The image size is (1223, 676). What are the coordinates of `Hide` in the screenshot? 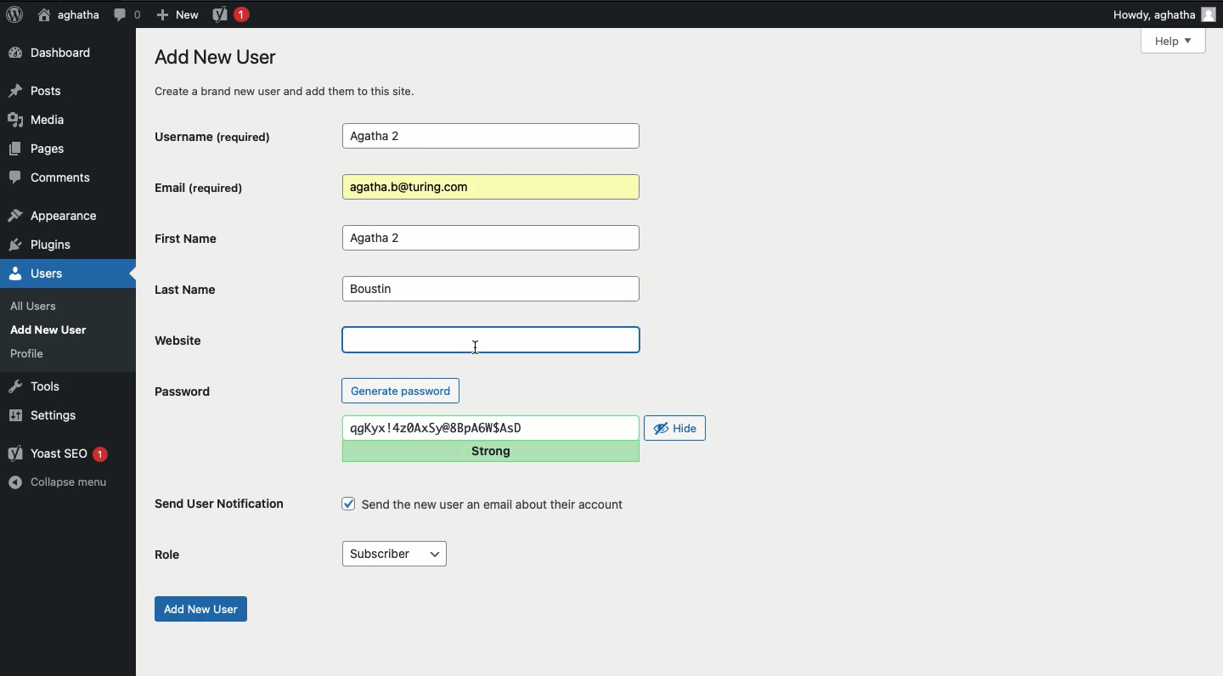 It's located at (676, 428).